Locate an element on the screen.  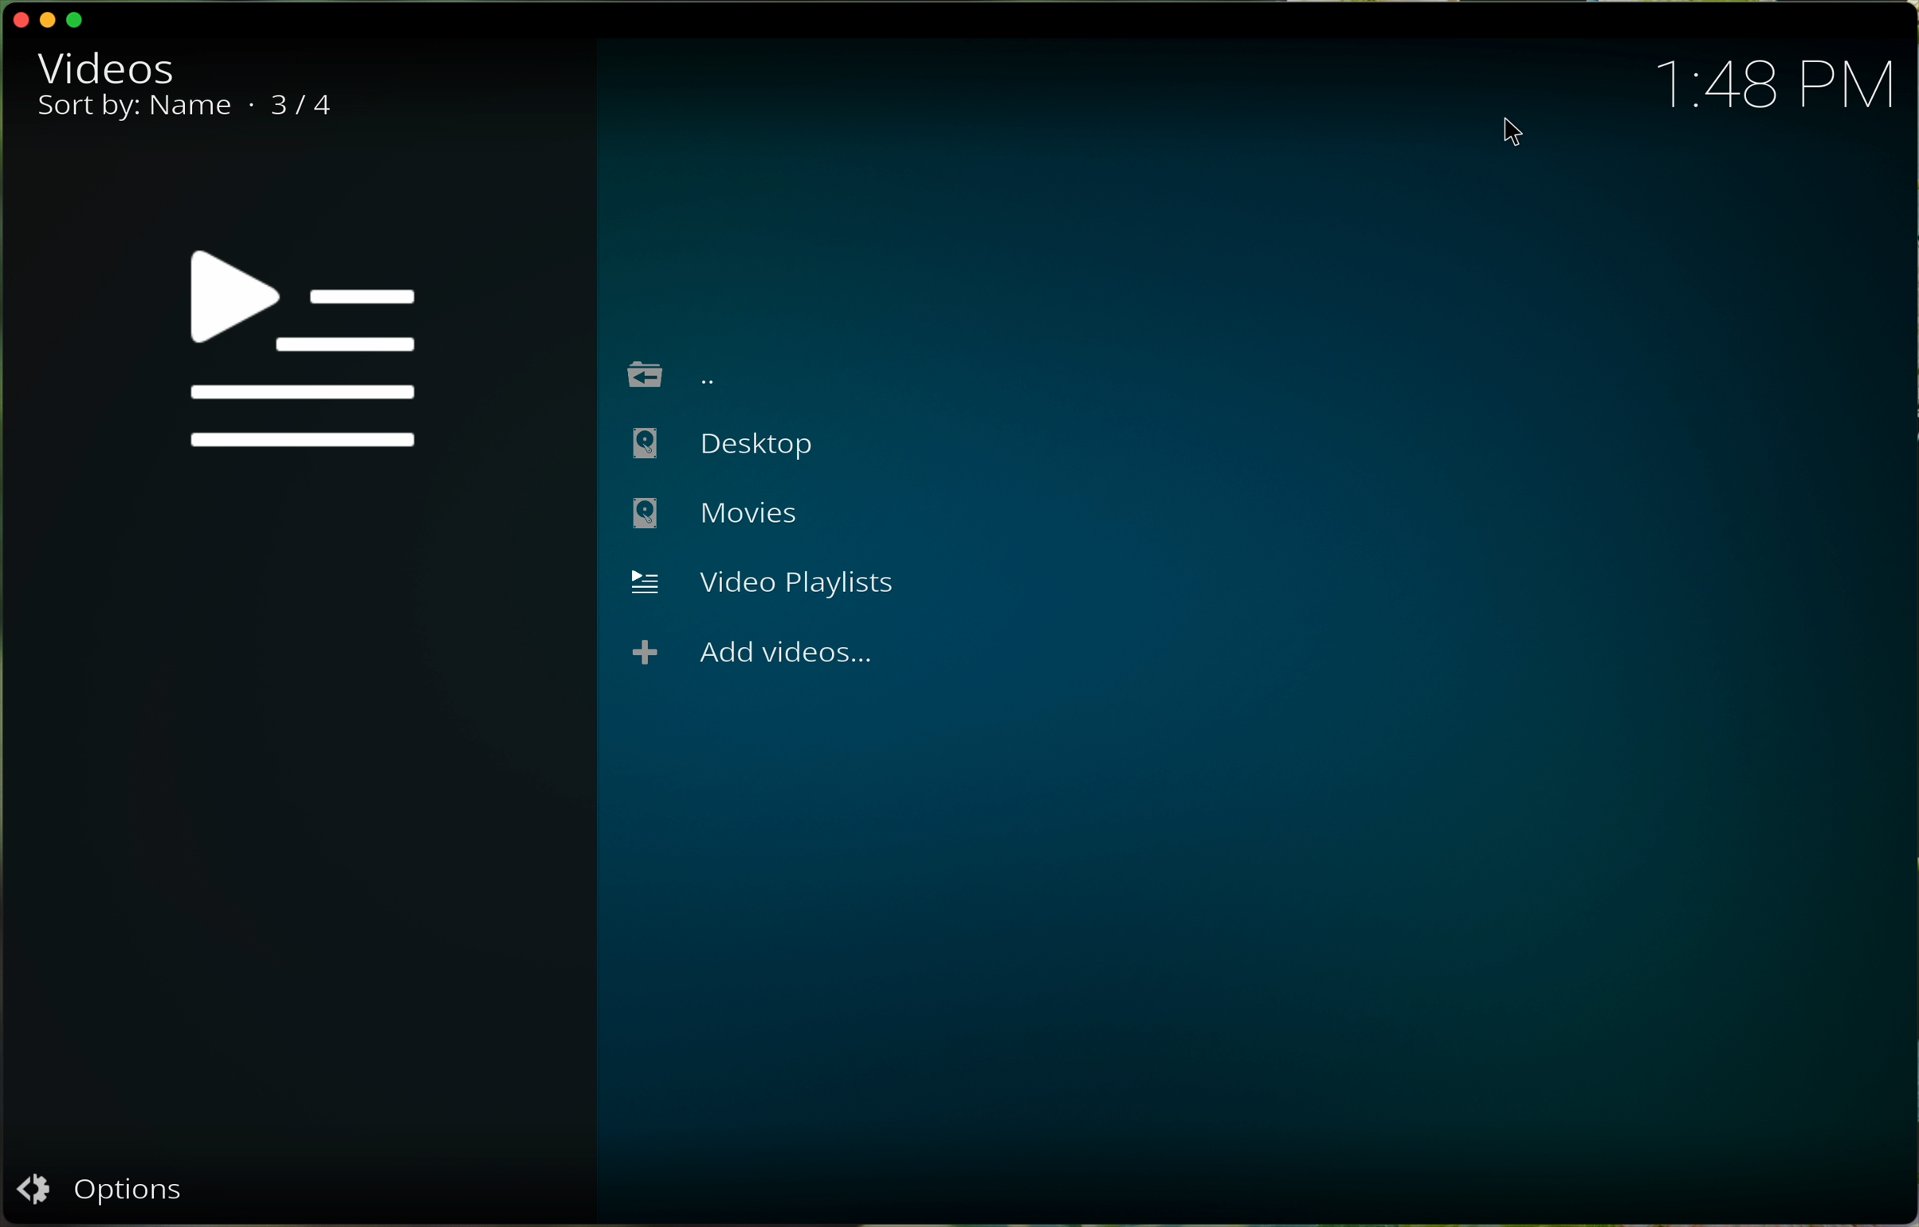
minimise is located at coordinates (51, 18).